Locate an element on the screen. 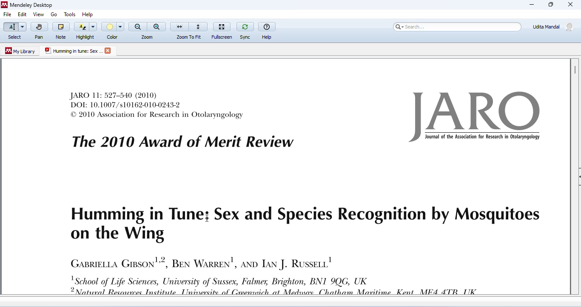 Image resolution: width=581 pixels, height=307 pixels. help is located at coordinates (90, 13).